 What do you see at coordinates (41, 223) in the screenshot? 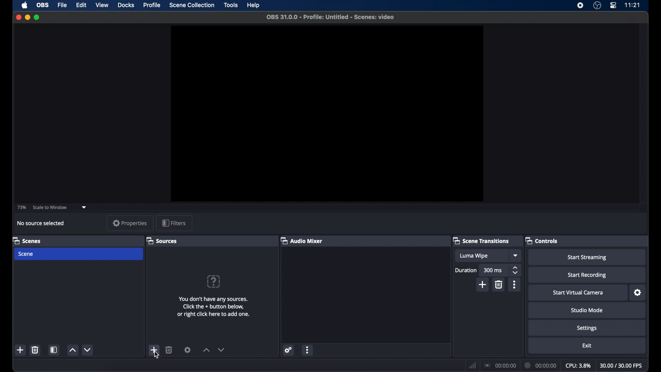
I see `no source selected` at bounding box center [41, 223].